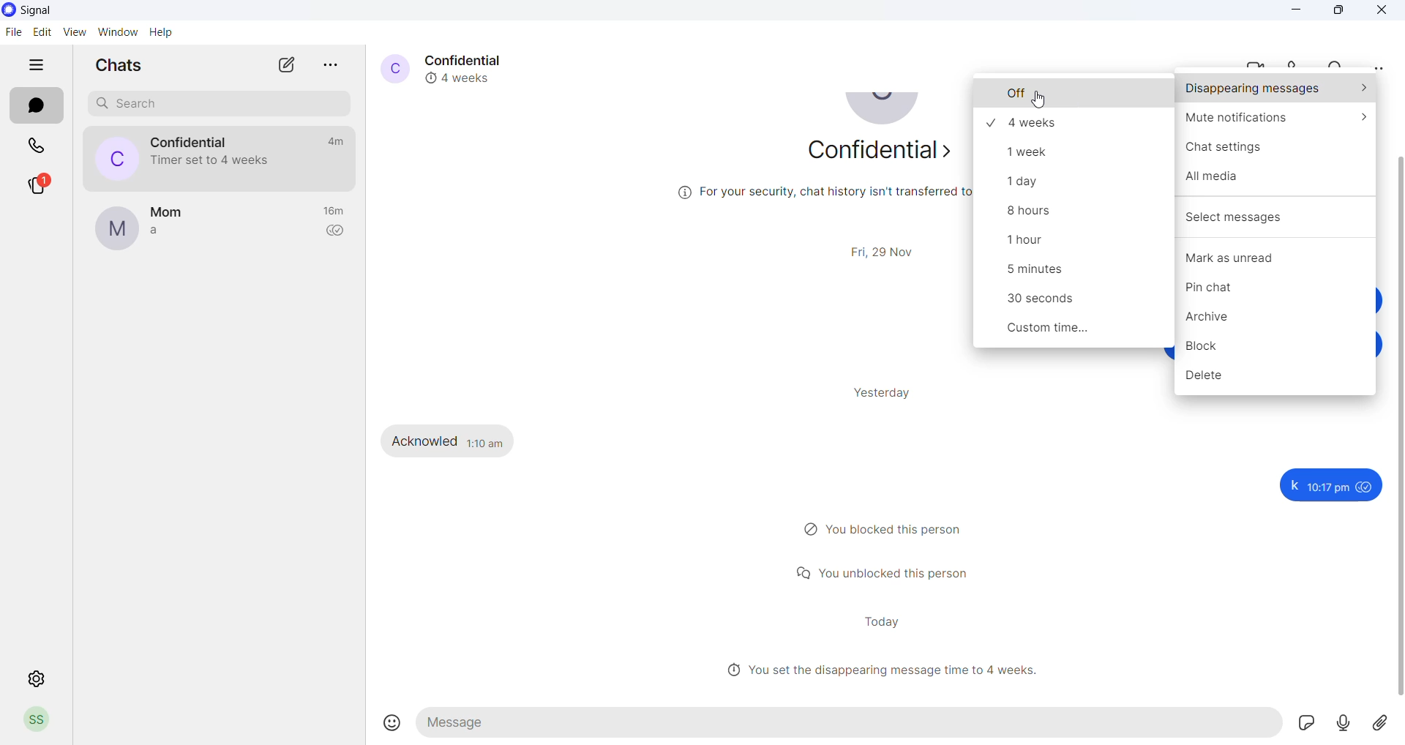 Image resolution: width=1405 pixels, height=745 pixels. What do you see at coordinates (1070, 215) in the screenshot?
I see `disappearing messages timeframe` at bounding box center [1070, 215].